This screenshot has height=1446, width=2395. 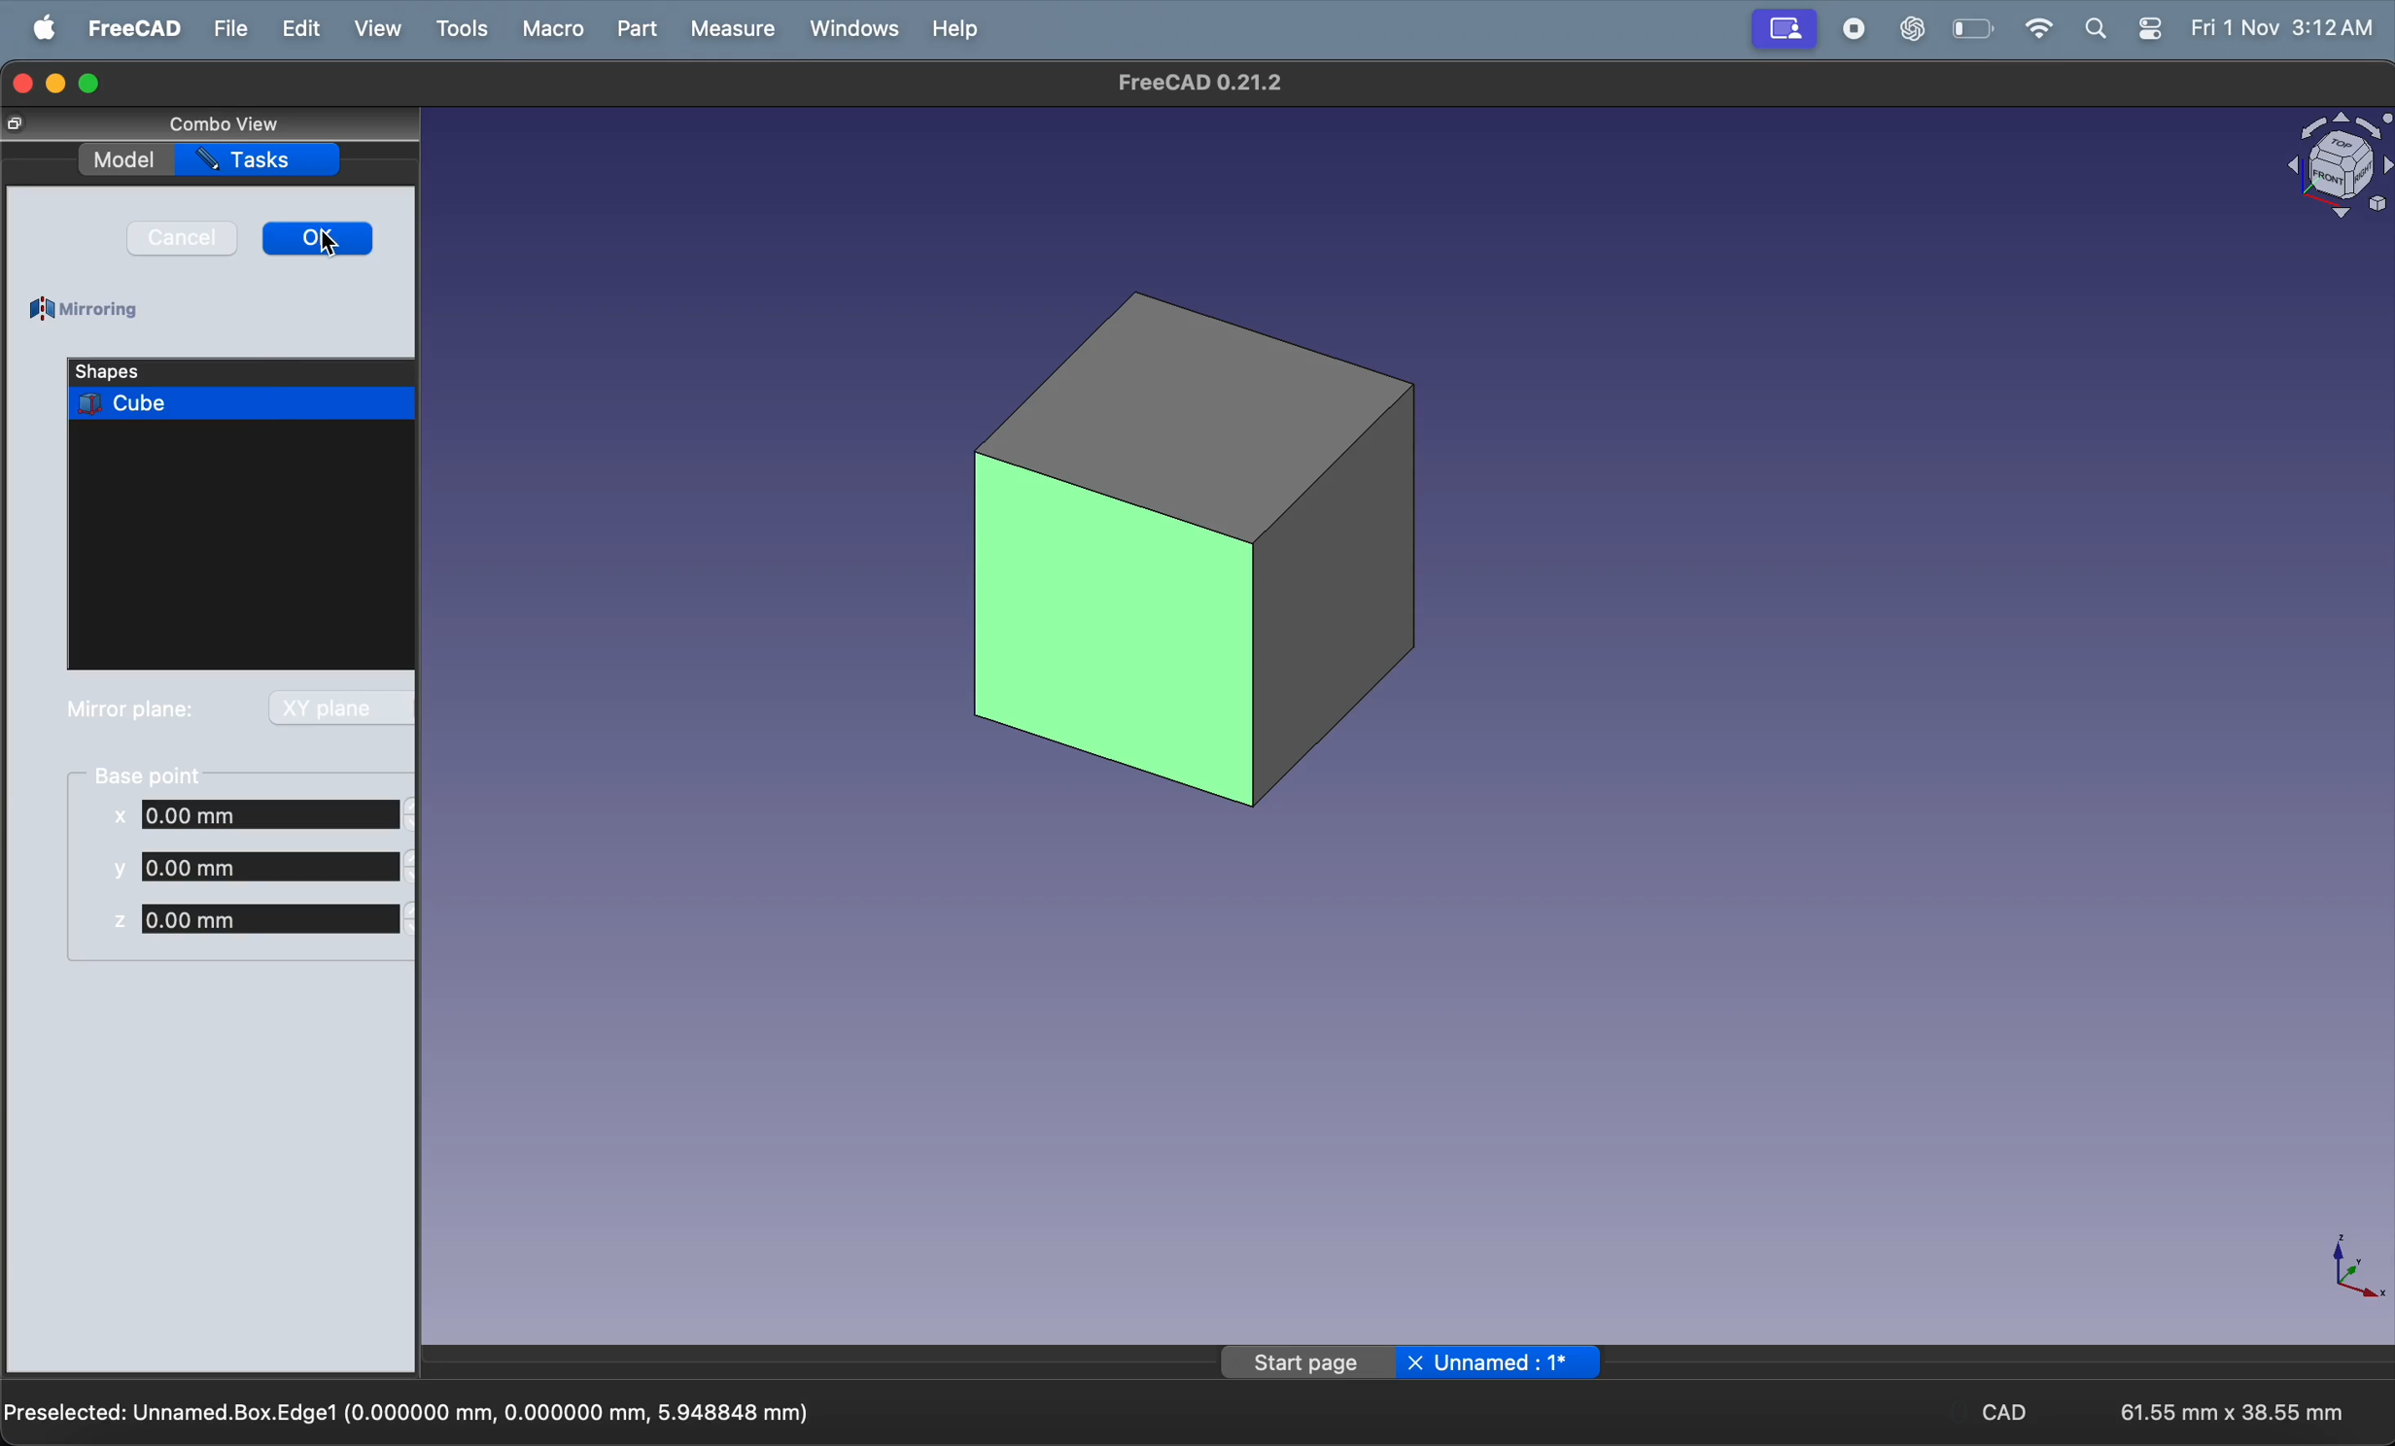 What do you see at coordinates (1782, 29) in the screenshot?
I see `profile` at bounding box center [1782, 29].